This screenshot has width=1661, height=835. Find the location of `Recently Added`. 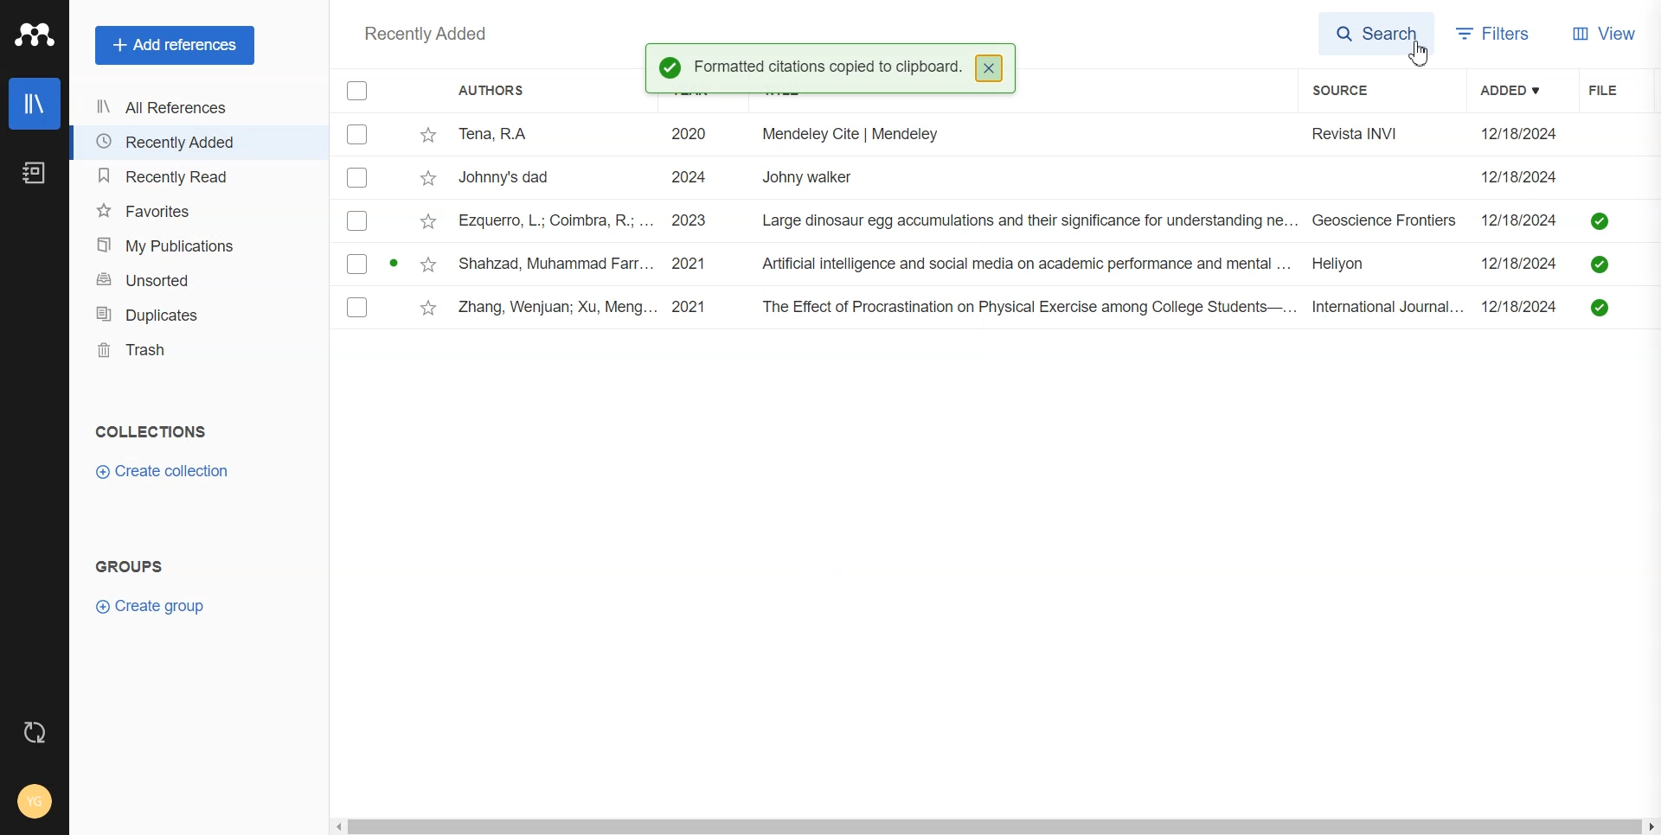

Recently Added is located at coordinates (195, 142).